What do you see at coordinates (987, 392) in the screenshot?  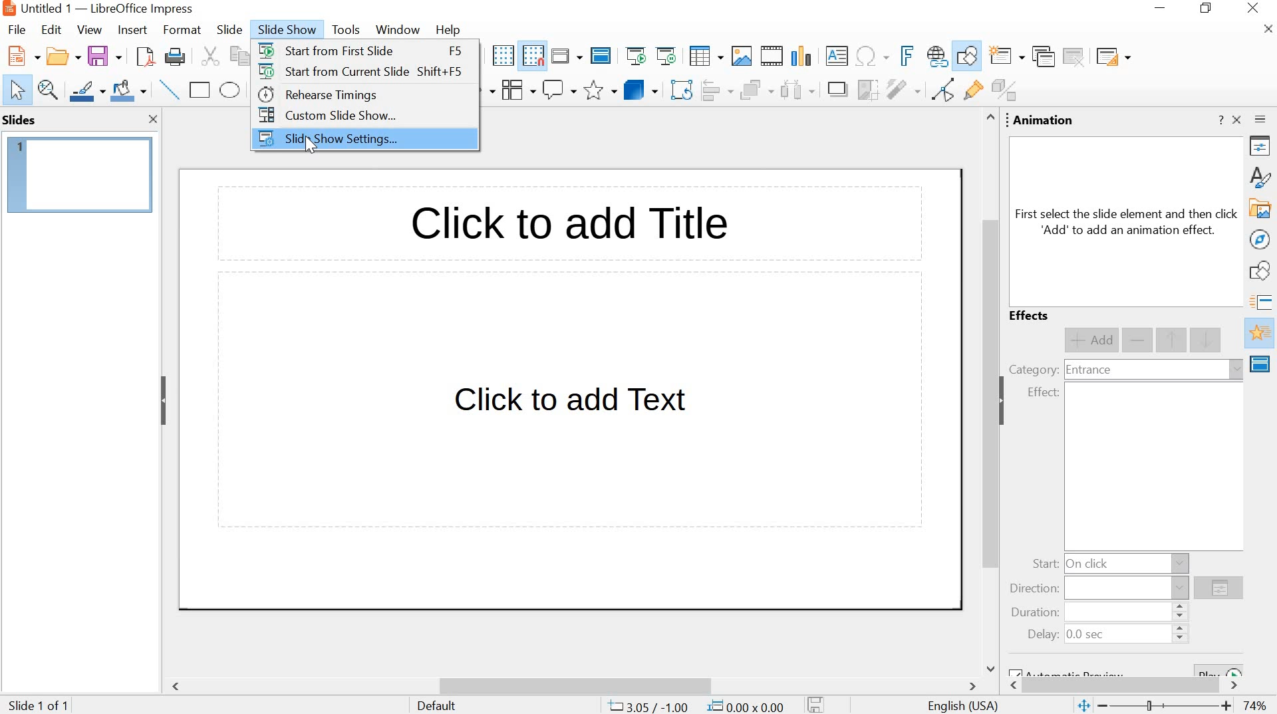 I see `scroll bar` at bounding box center [987, 392].